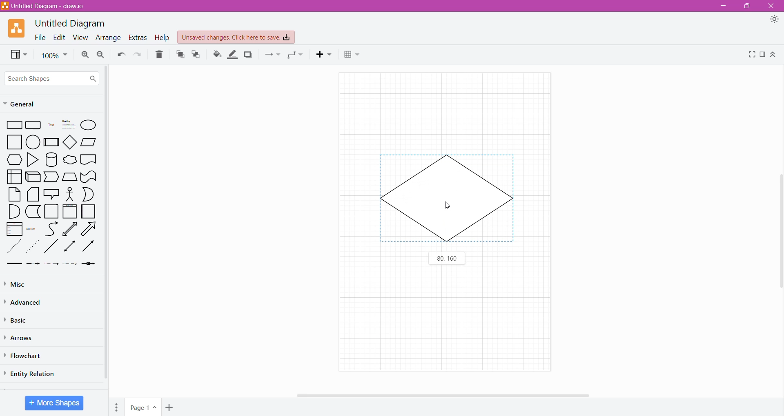 The width and height of the screenshot is (784, 416). Describe the element at coordinates (51, 229) in the screenshot. I see `Curves` at that location.